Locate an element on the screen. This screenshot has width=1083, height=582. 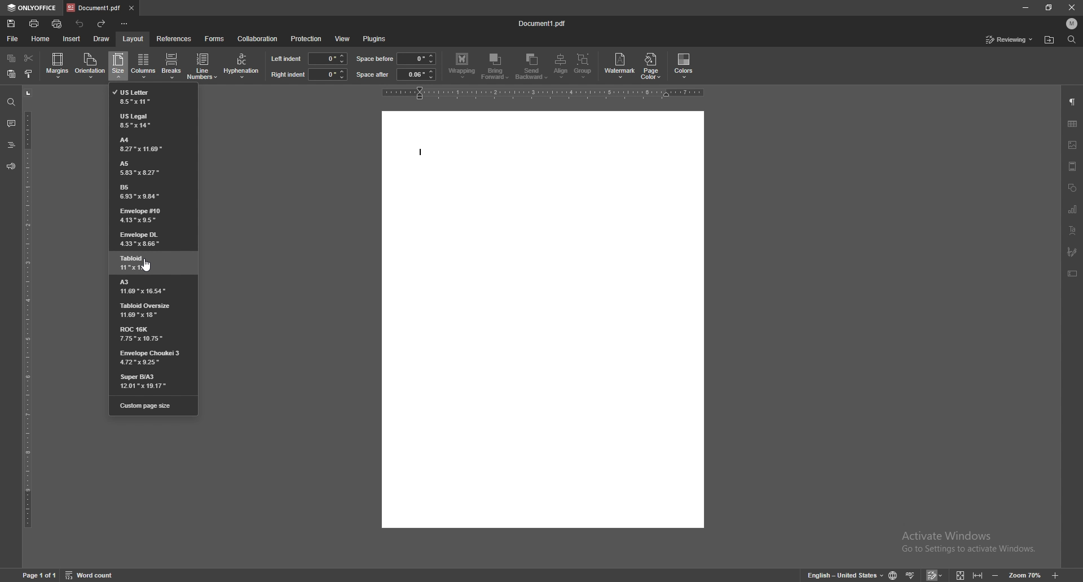
onlyoffice is located at coordinates (30, 8).